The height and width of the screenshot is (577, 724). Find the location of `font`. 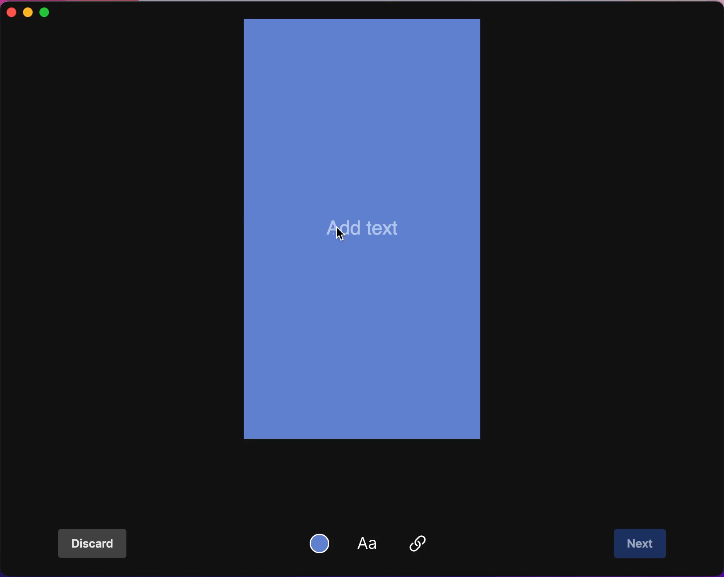

font is located at coordinates (372, 545).